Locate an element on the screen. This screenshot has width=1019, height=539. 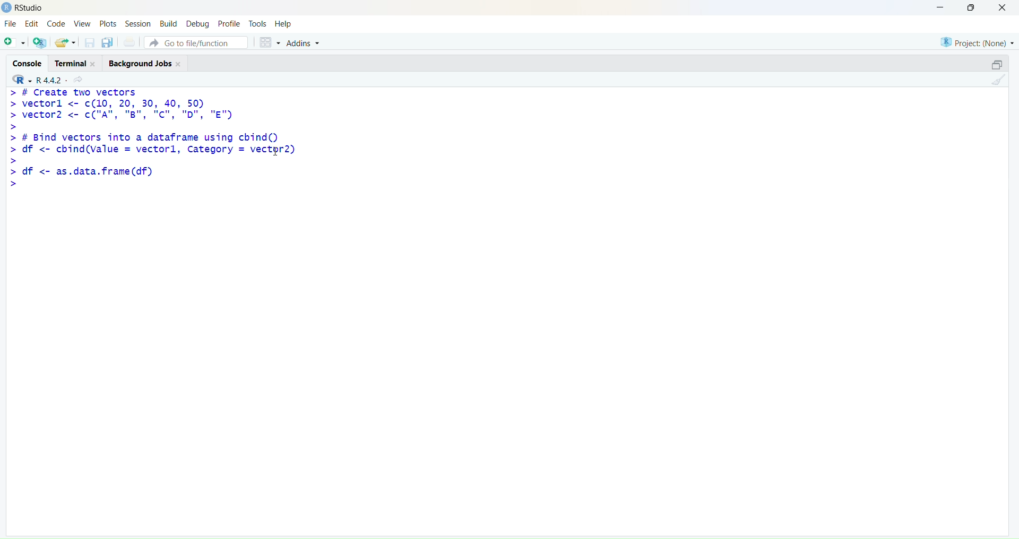
Console is located at coordinates (26, 62).